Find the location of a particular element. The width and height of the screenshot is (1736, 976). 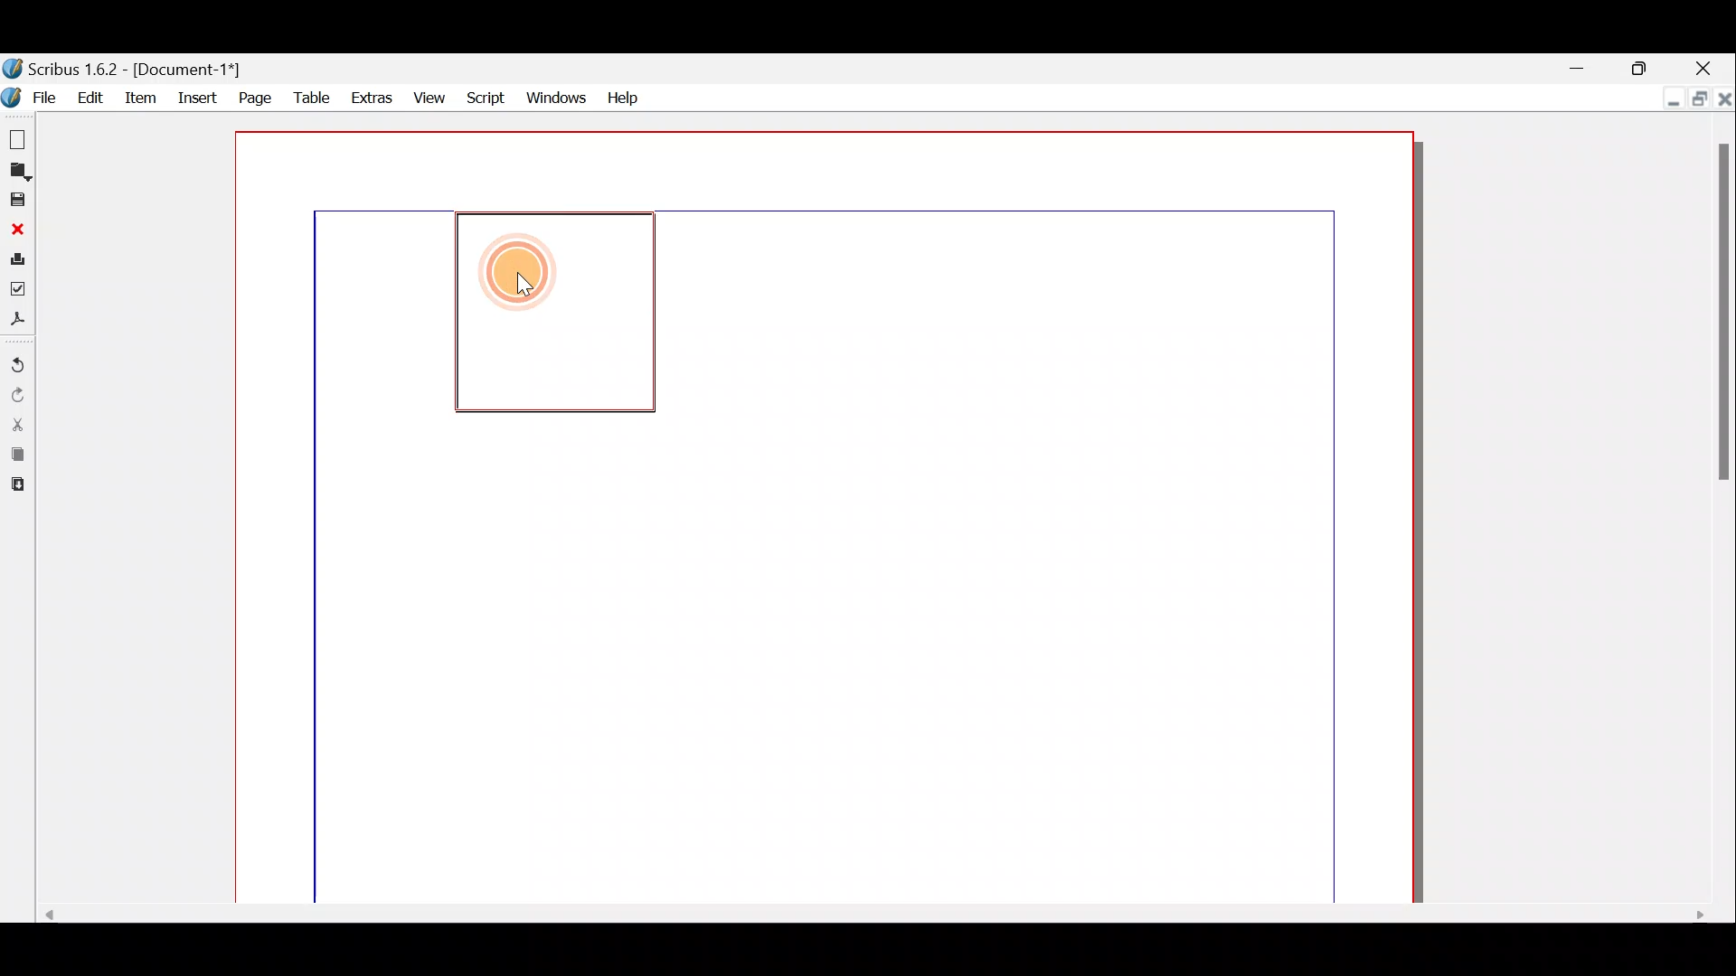

Save is located at coordinates (16, 201).